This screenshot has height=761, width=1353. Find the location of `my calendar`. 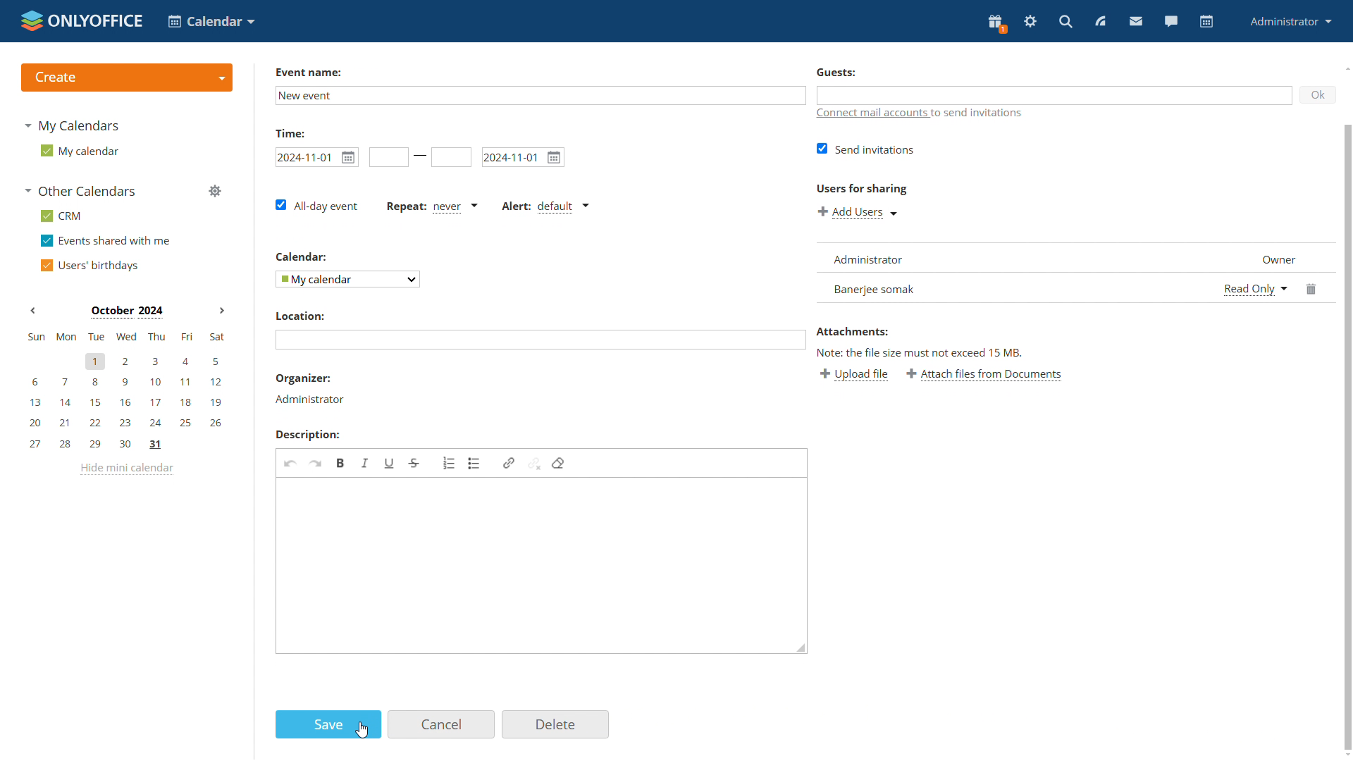

my calendar is located at coordinates (80, 151).